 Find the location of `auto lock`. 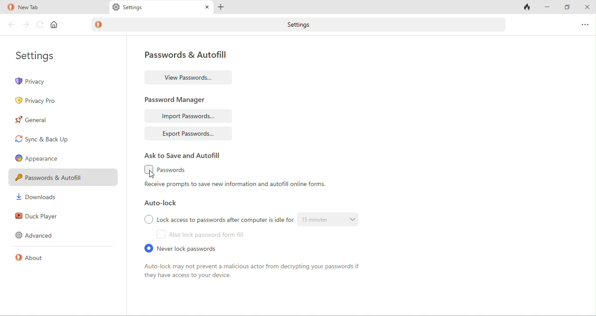

auto lock is located at coordinates (163, 204).